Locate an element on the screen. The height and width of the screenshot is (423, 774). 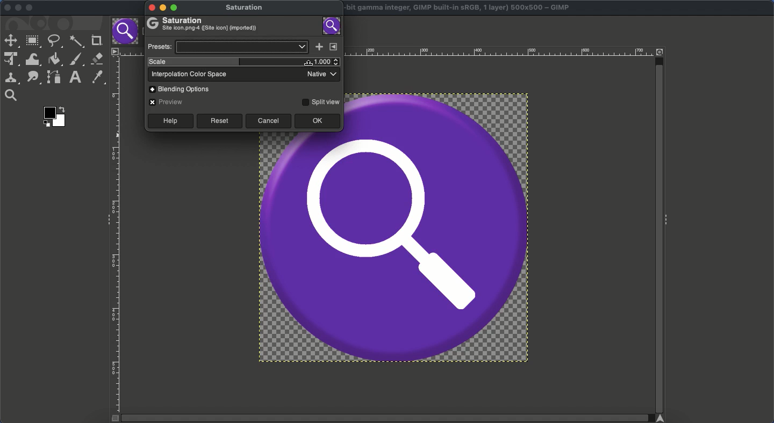
Smudge tool is located at coordinates (33, 78).